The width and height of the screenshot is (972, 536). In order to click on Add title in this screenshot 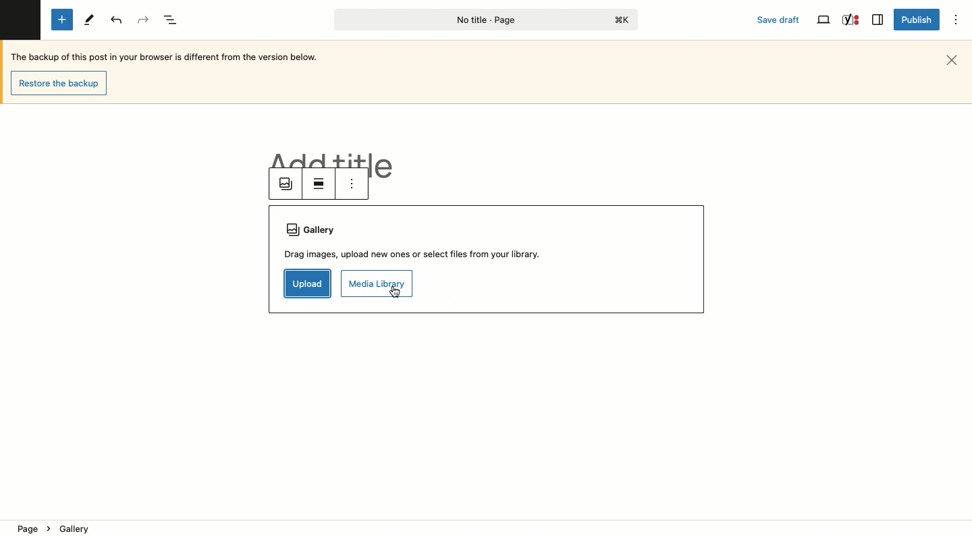, I will do `click(333, 159)`.